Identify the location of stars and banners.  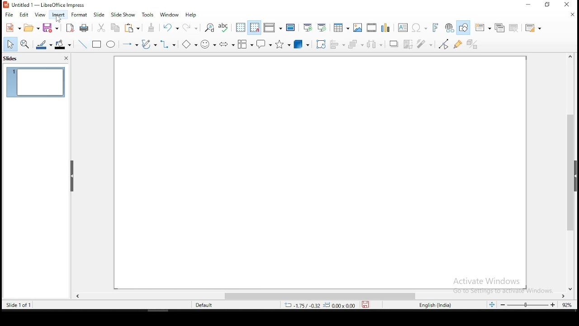
(284, 43).